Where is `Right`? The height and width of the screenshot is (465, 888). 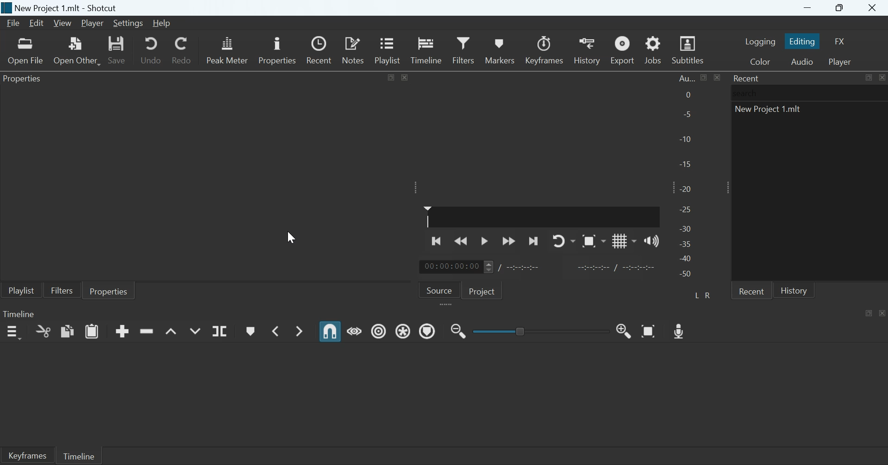
Right is located at coordinates (709, 295).